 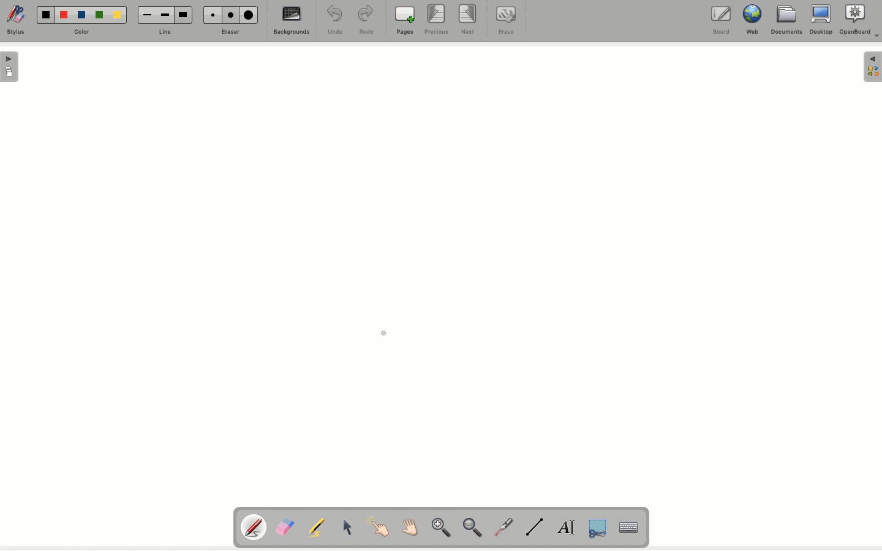 I want to click on Small, so click(x=213, y=15).